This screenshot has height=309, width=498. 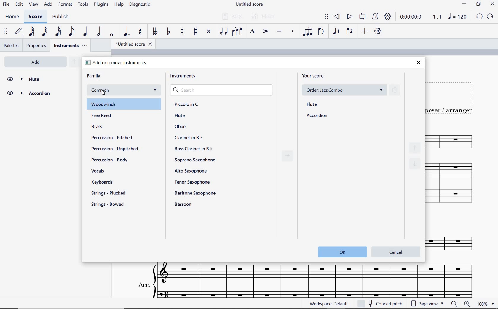 I want to click on ok, so click(x=341, y=251).